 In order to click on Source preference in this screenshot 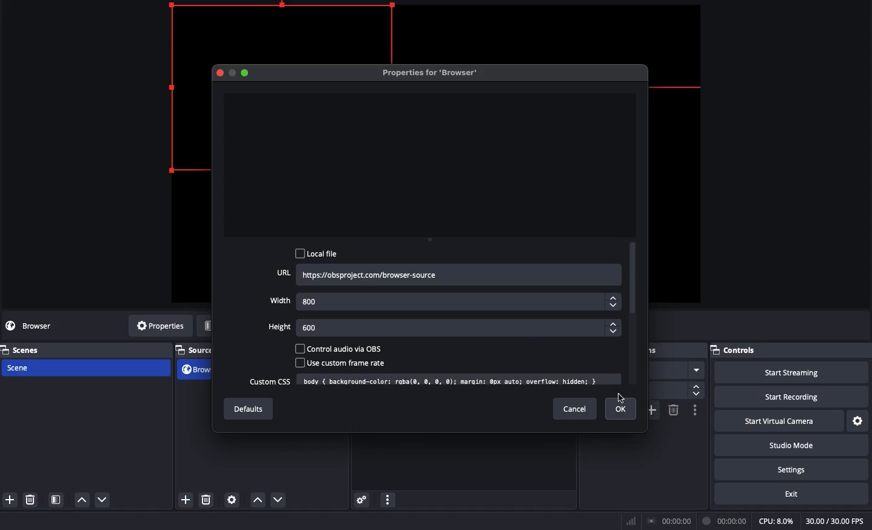, I will do `click(232, 499)`.